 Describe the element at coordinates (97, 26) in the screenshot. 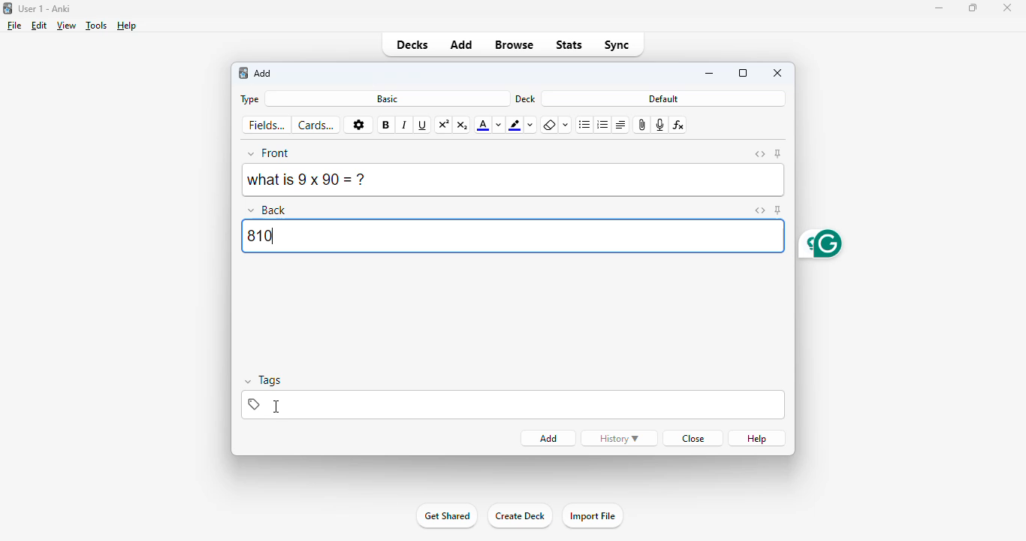

I see `tools` at that location.